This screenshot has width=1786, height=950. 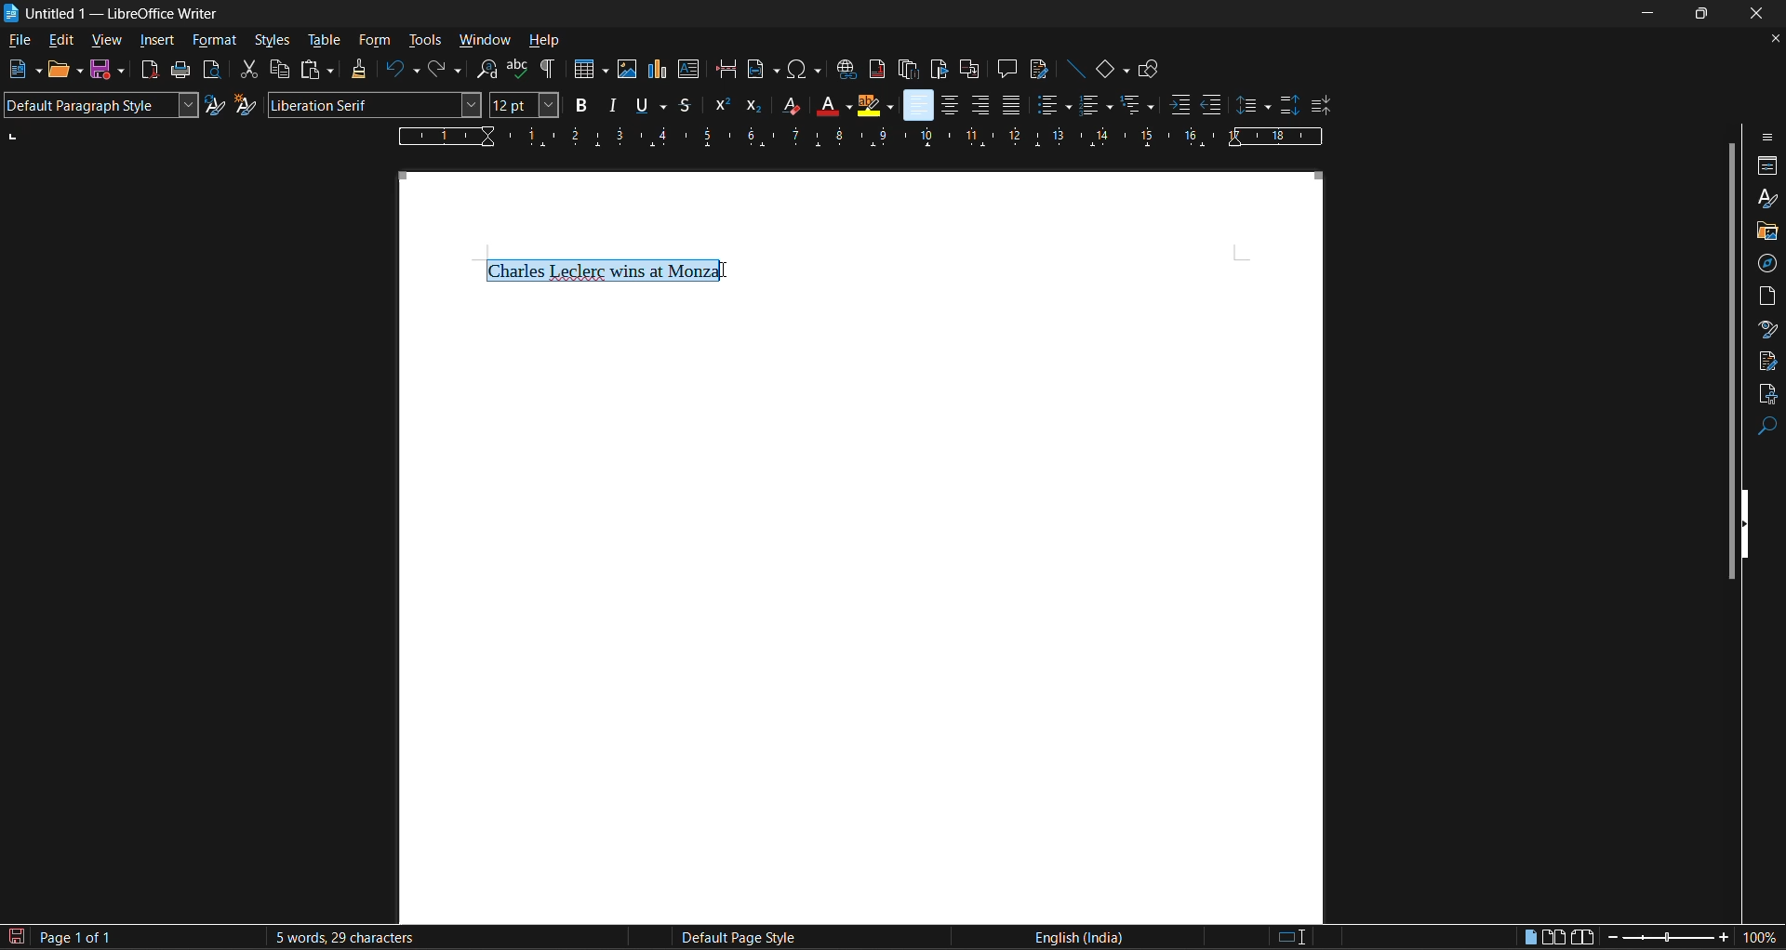 I want to click on underline, so click(x=647, y=107).